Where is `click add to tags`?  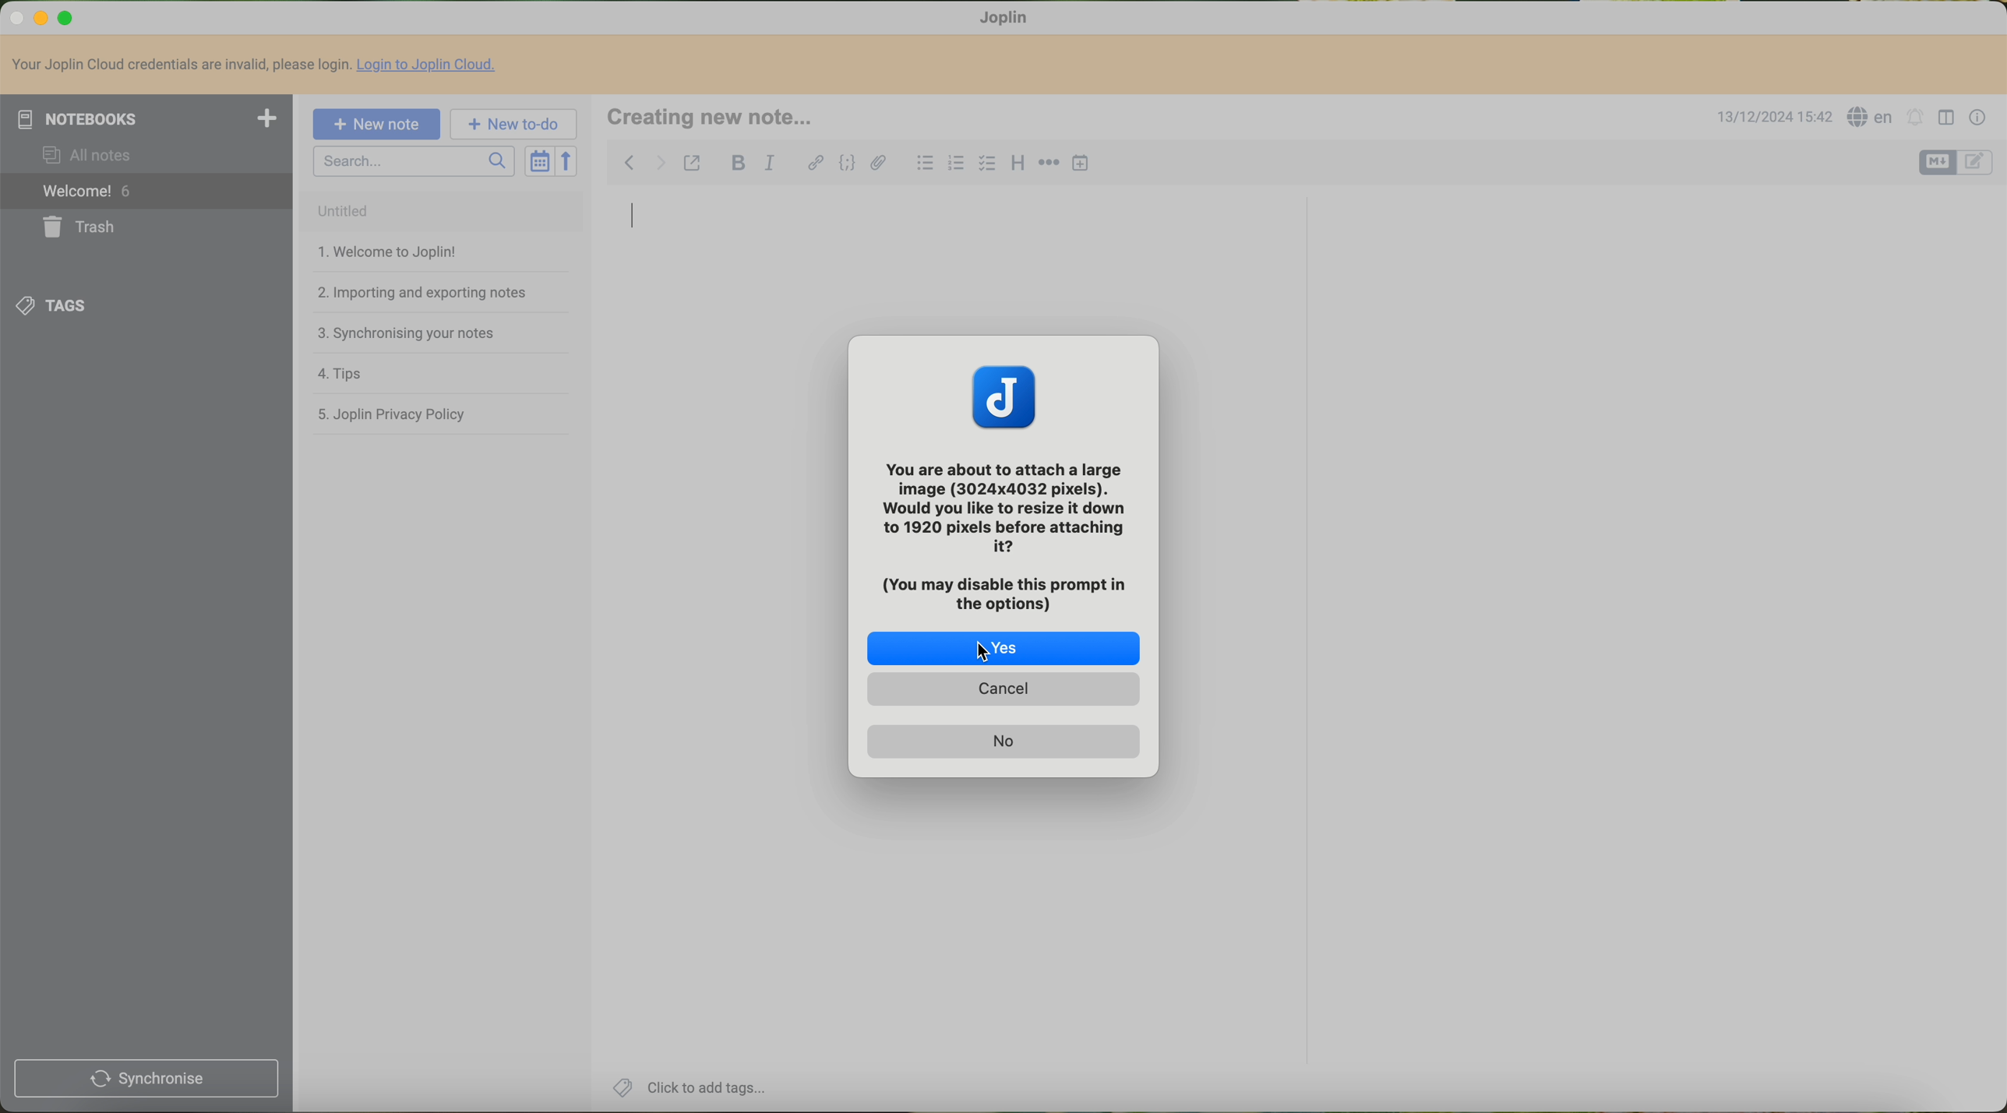 click add to tags is located at coordinates (695, 1088).